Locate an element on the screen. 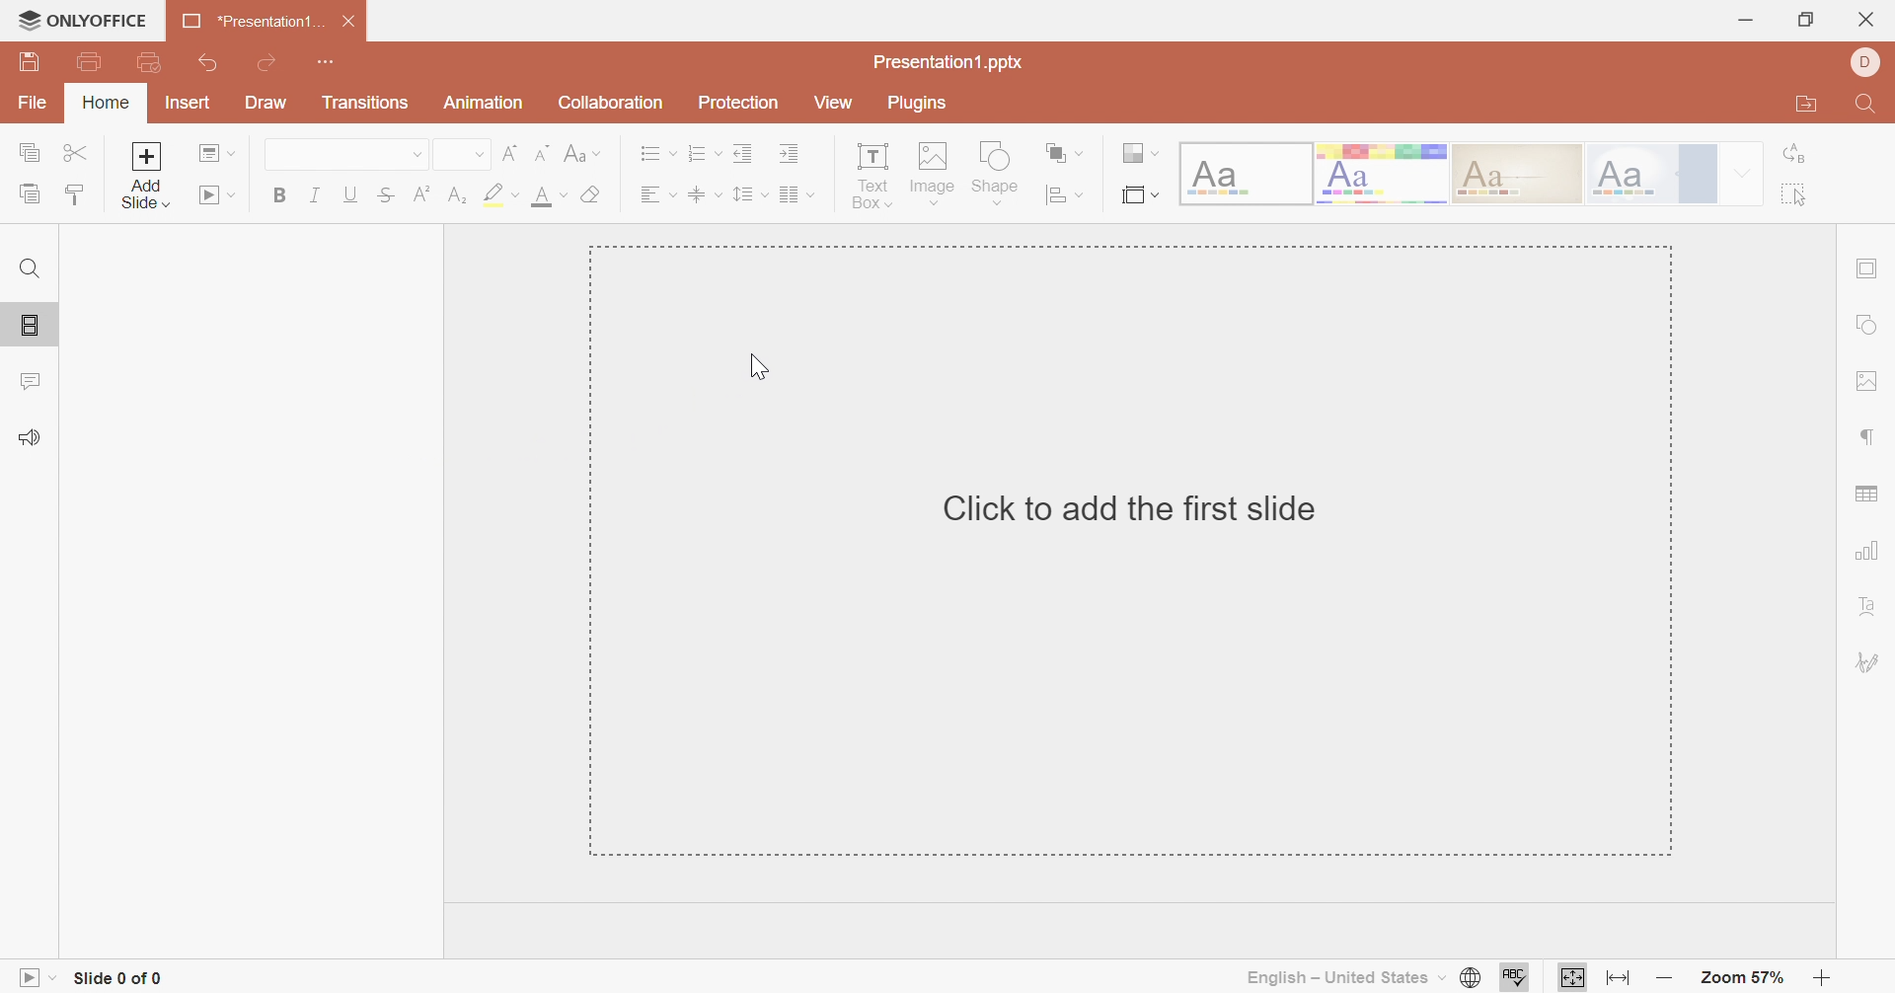  Drop Down is located at coordinates (1082, 151).